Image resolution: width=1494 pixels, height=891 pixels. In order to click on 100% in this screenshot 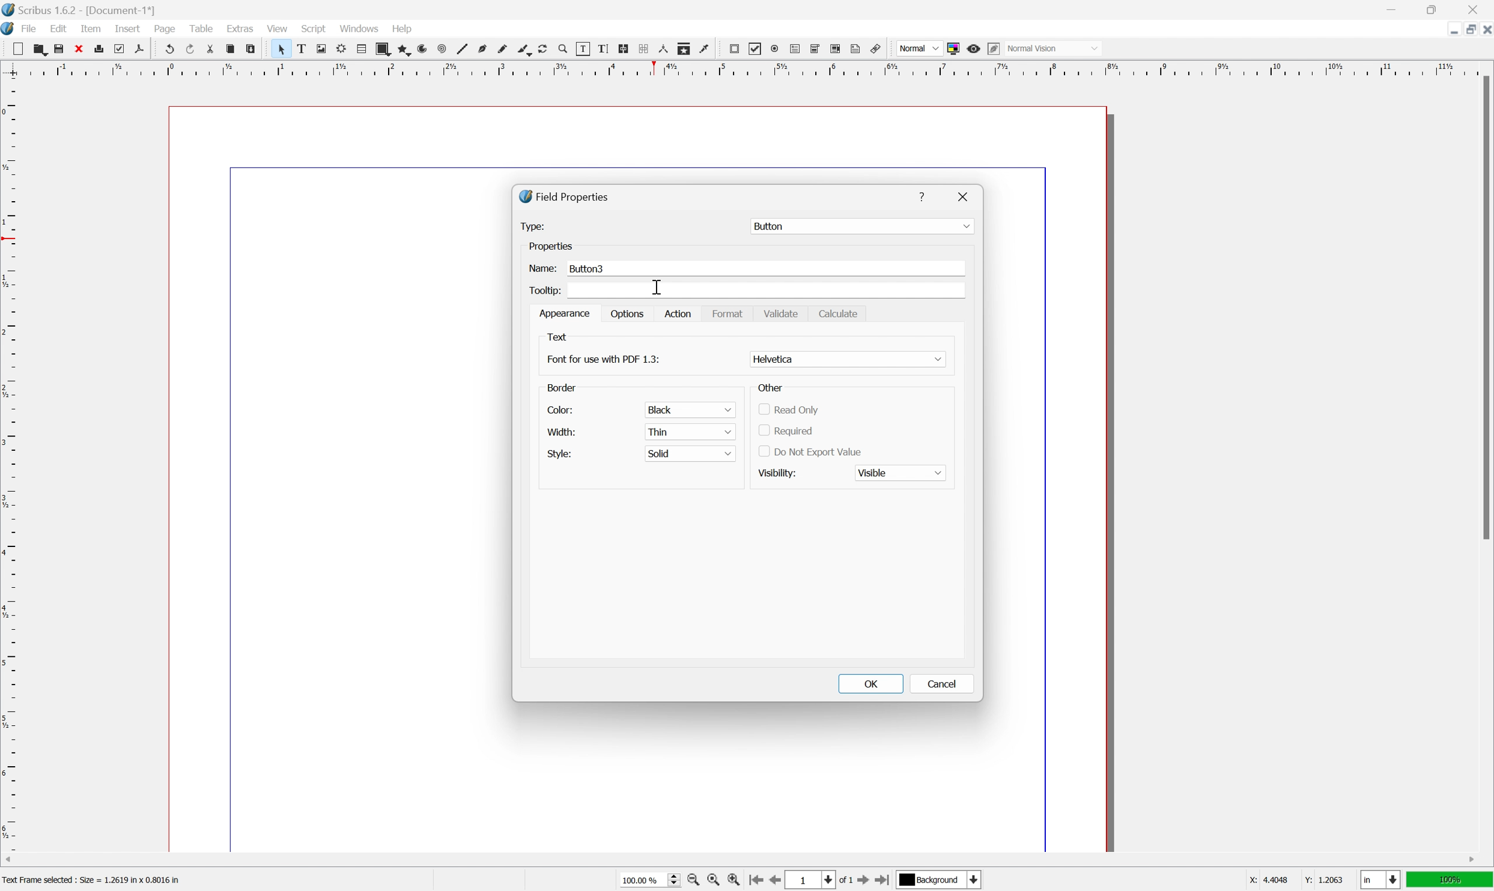, I will do `click(1450, 881)`.